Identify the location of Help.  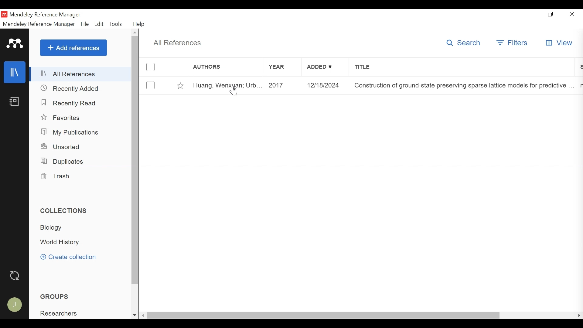
(140, 24).